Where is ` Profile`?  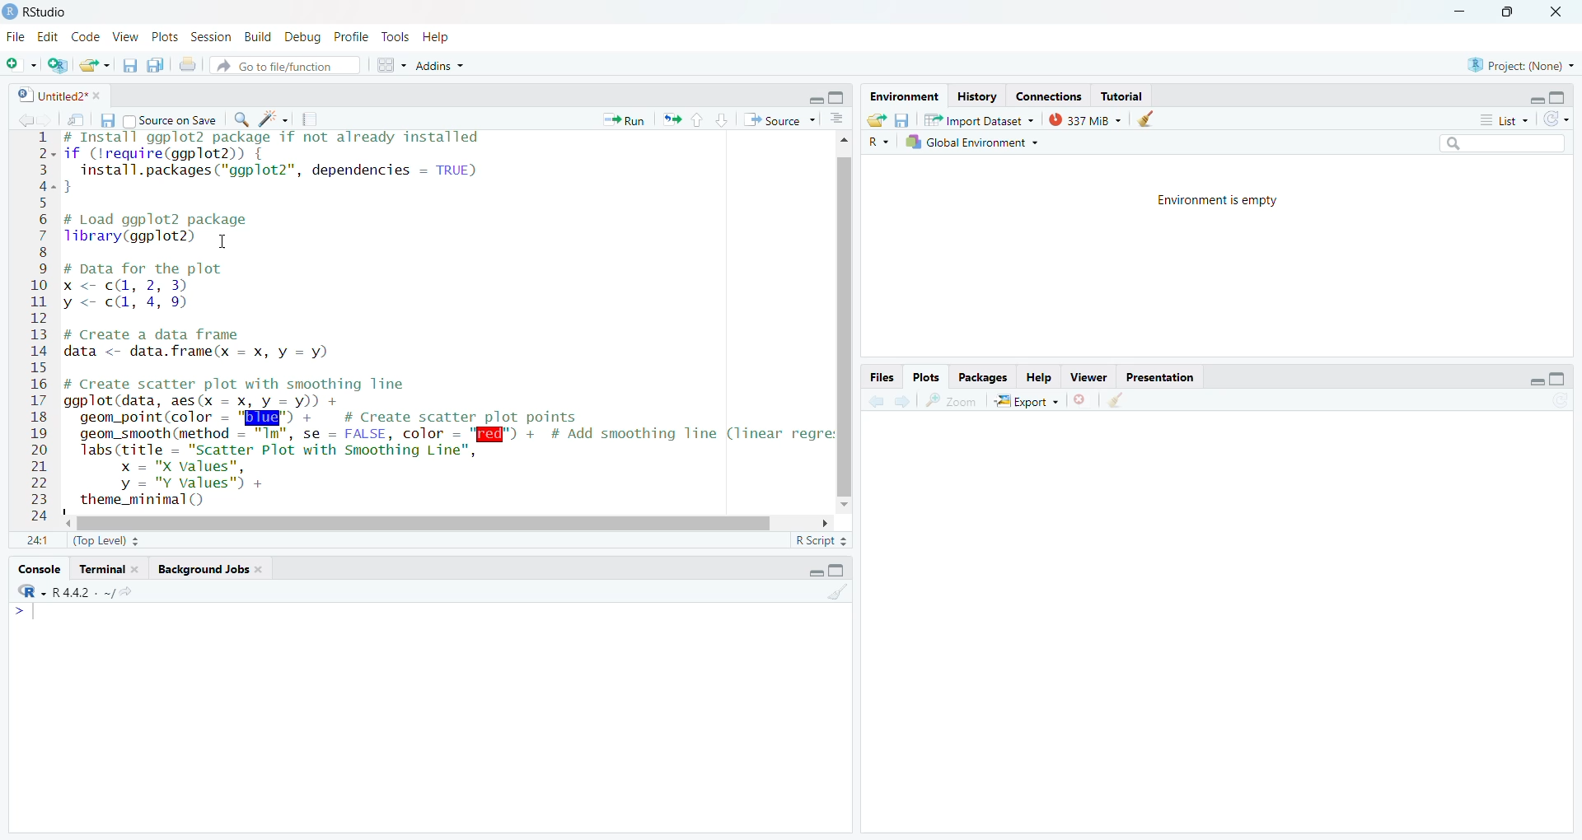  Profile is located at coordinates (349, 36).